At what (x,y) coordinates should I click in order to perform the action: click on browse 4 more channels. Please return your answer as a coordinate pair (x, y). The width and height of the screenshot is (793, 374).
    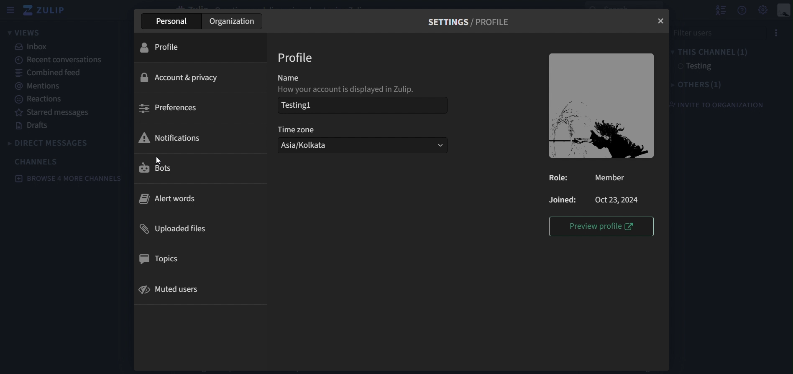
    Looking at the image, I should click on (69, 179).